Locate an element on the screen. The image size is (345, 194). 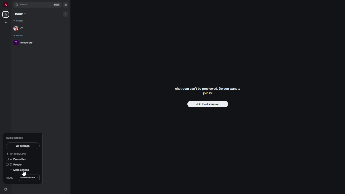
pin to sidebar is located at coordinates (17, 154).